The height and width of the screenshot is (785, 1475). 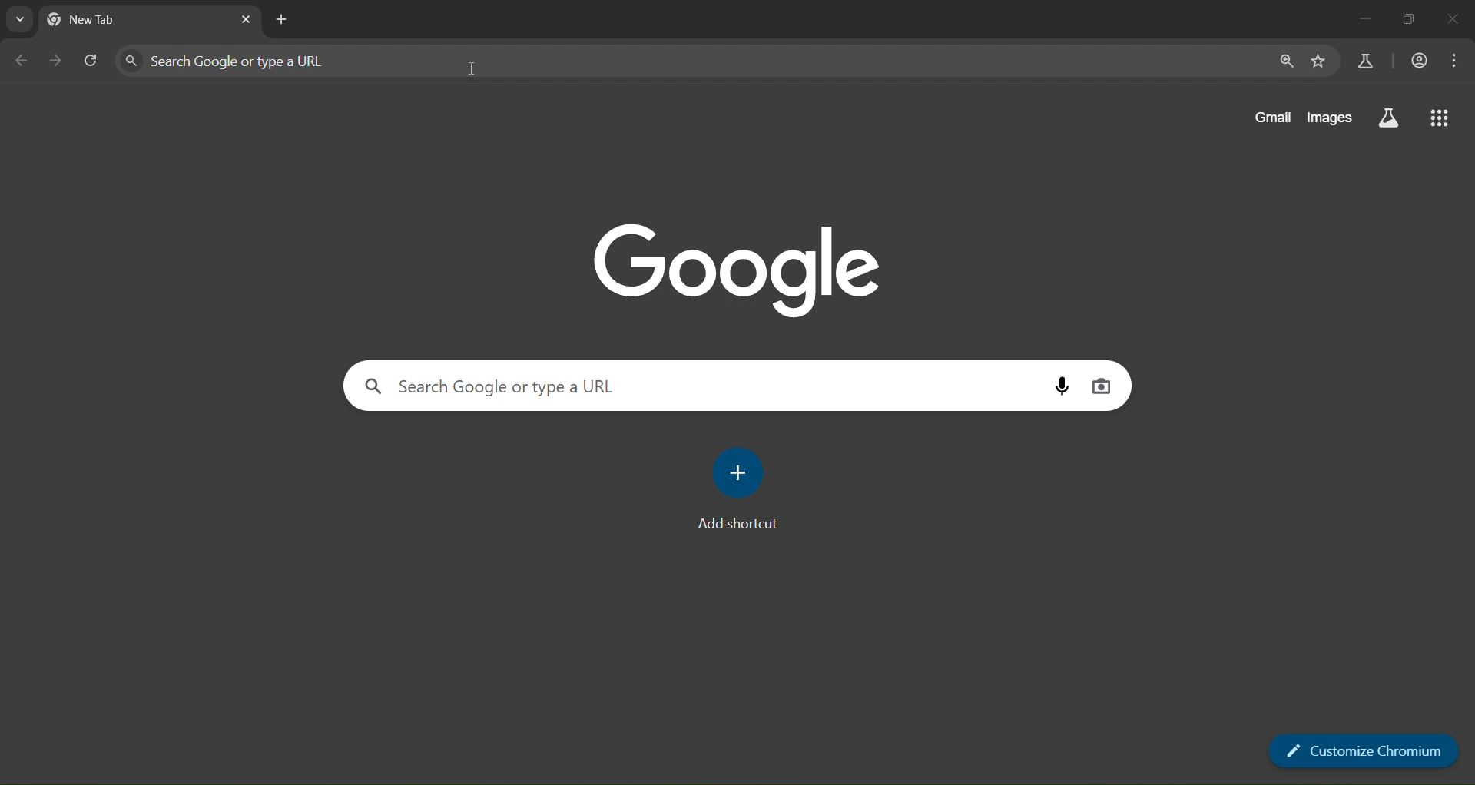 What do you see at coordinates (15, 21) in the screenshot?
I see `search page` at bounding box center [15, 21].